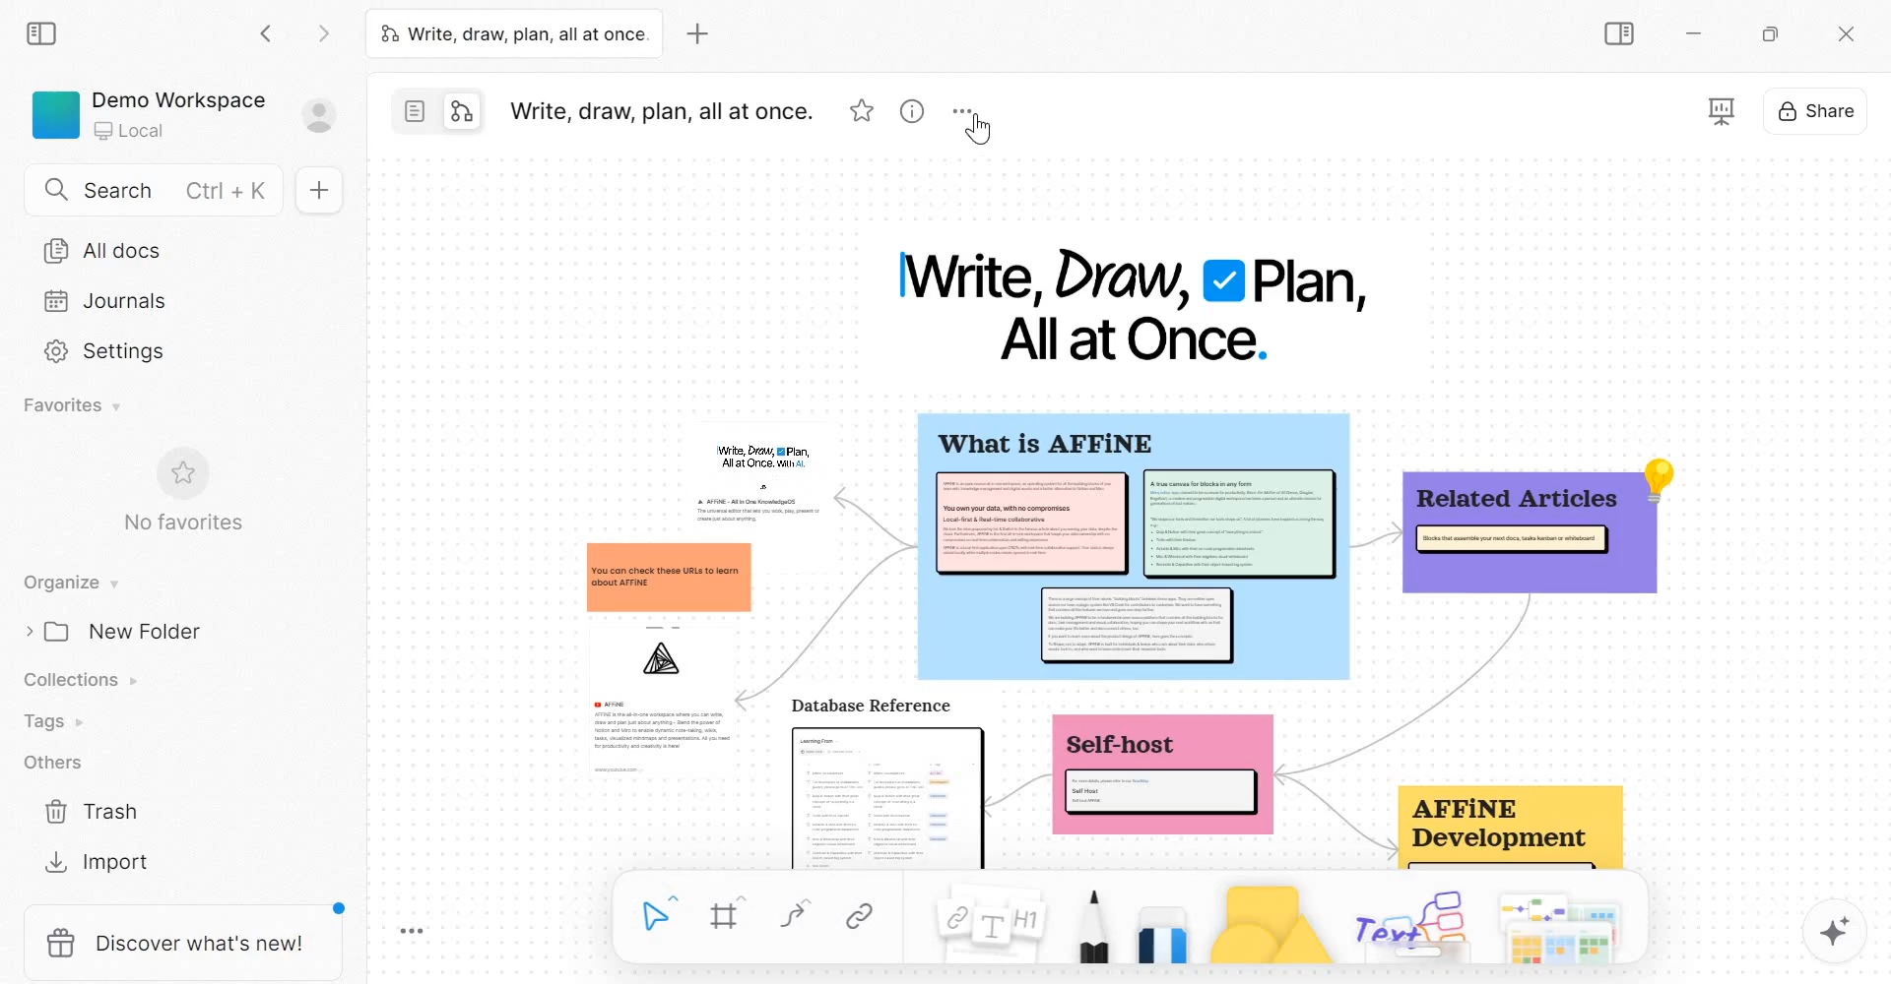 This screenshot has width=1891, height=984. Describe the element at coordinates (53, 719) in the screenshot. I see `Tags` at that location.